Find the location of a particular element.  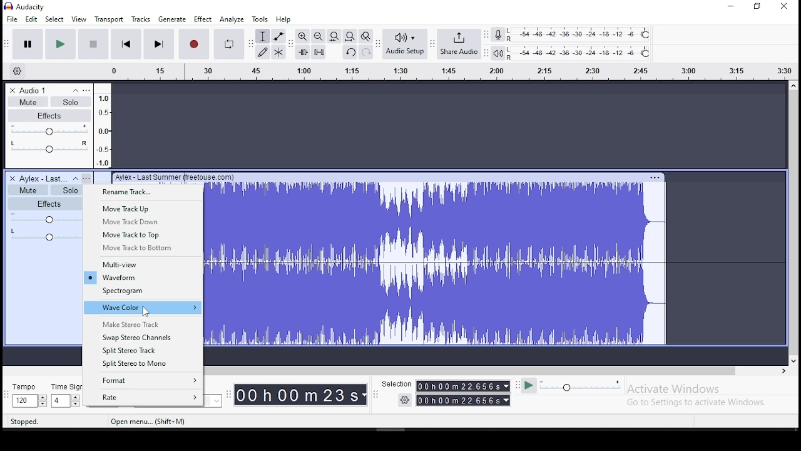

collapse is located at coordinates (75, 179).